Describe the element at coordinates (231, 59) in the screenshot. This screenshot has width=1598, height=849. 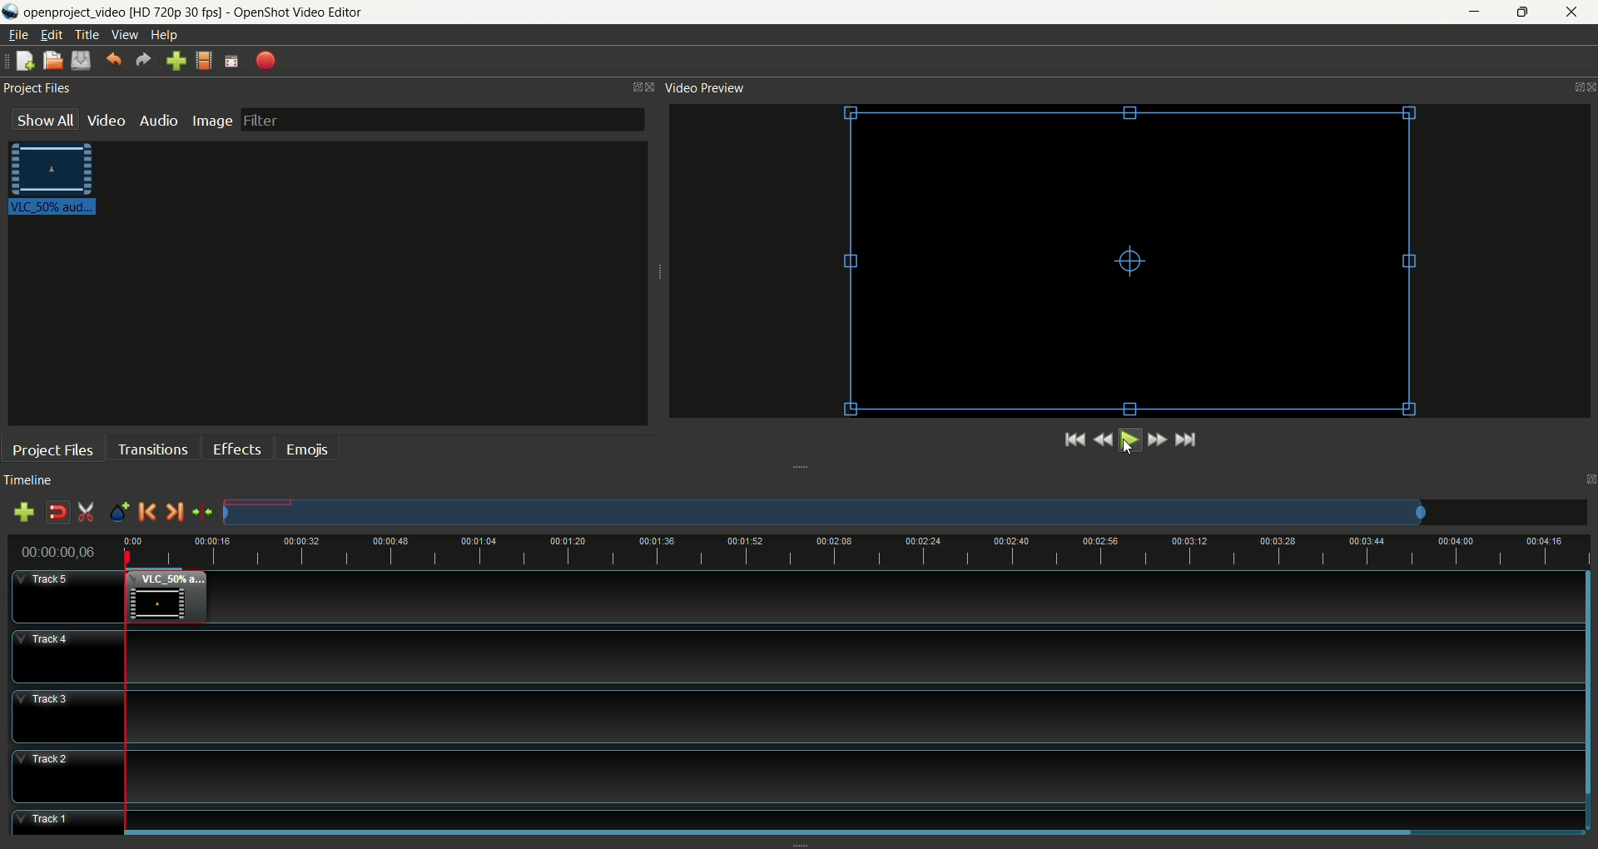
I see `fullscreen` at that location.